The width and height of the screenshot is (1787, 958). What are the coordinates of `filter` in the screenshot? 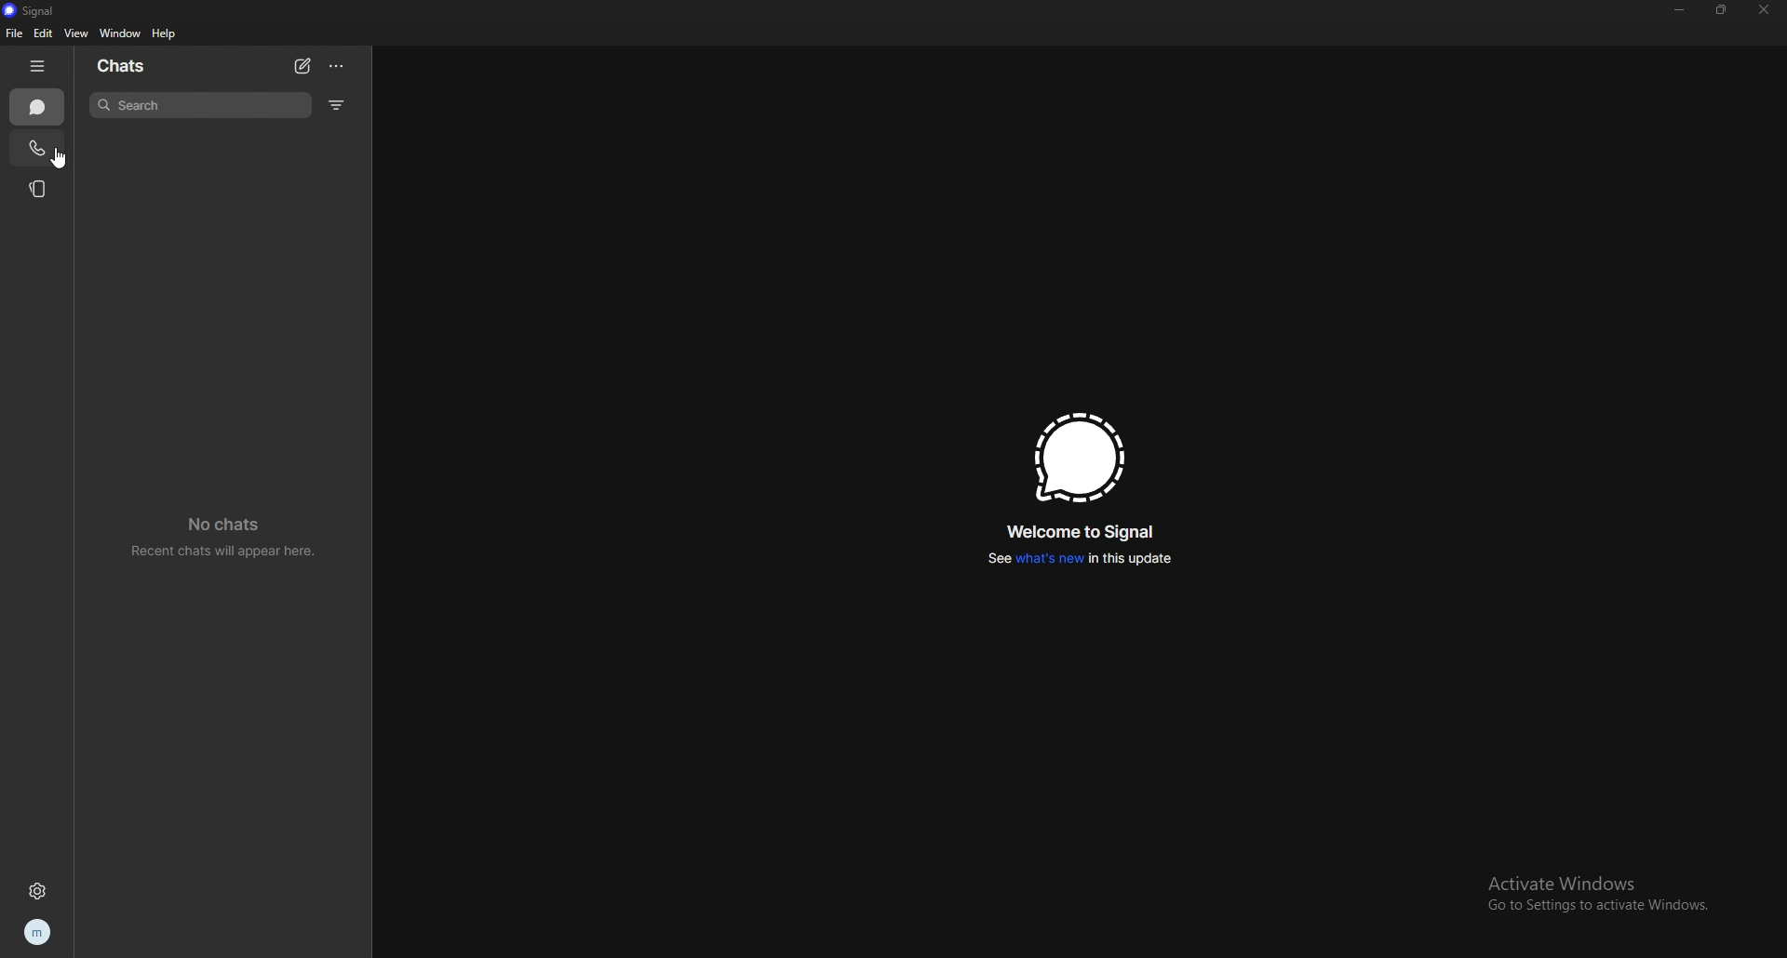 It's located at (336, 105).